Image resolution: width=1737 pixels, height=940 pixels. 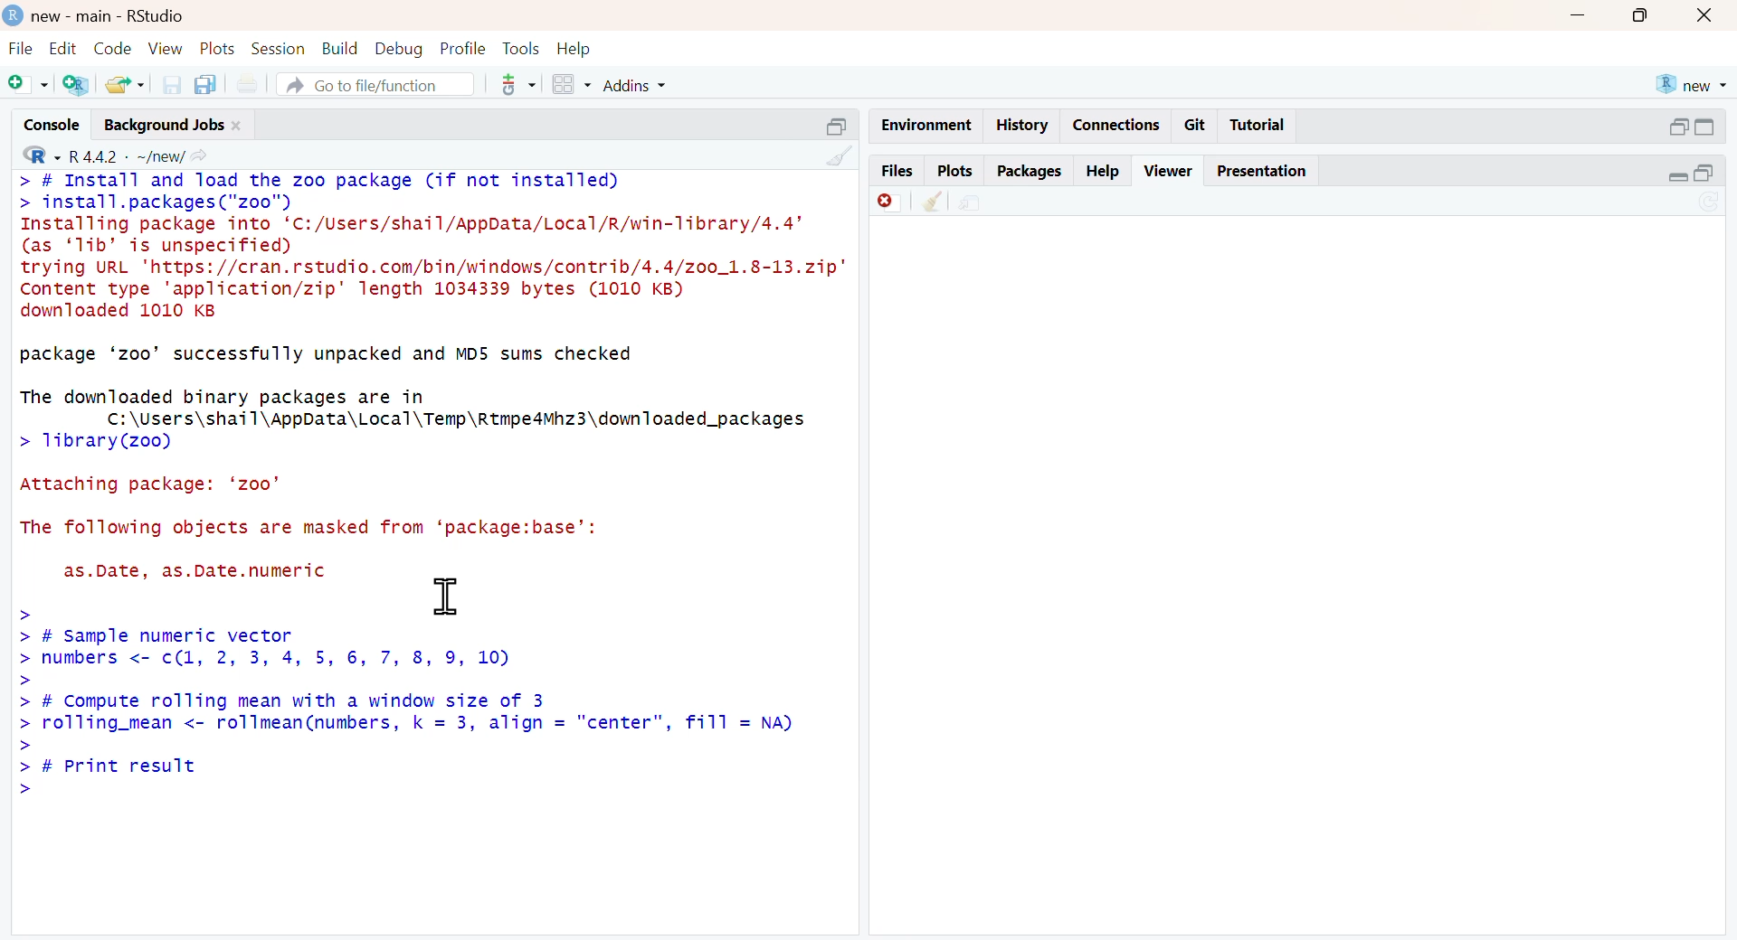 What do you see at coordinates (200, 155) in the screenshot?
I see `share icon` at bounding box center [200, 155].